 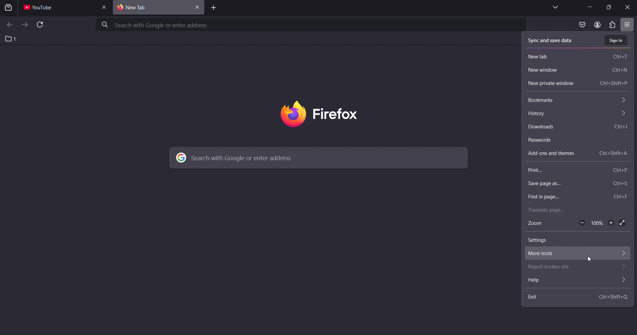 I want to click on new tab, so click(x=152, y=8).